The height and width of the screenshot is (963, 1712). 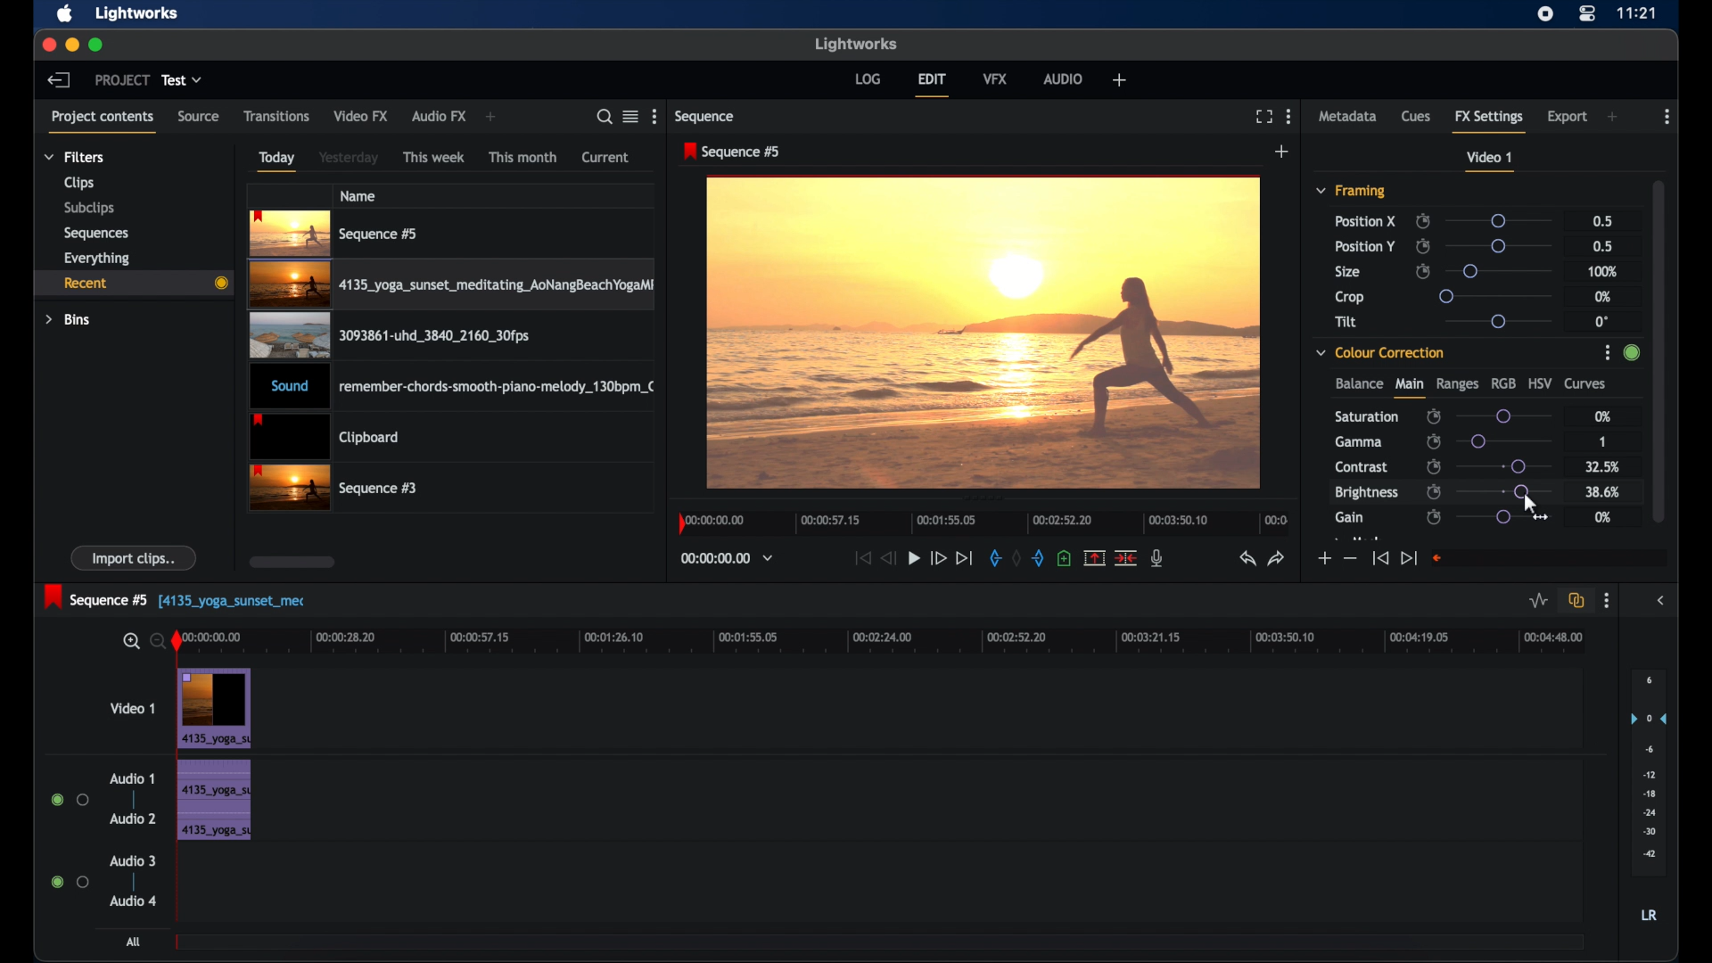 What do you see at coordinates (325, 438) in the screenshot?
I see `clipboard` at bounding box center [325, 438].